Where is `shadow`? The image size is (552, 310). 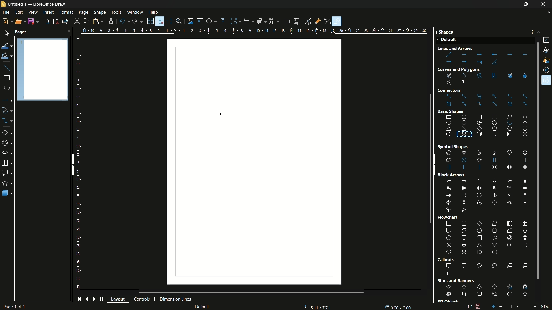
shadow is located at coordinates (286, 21).